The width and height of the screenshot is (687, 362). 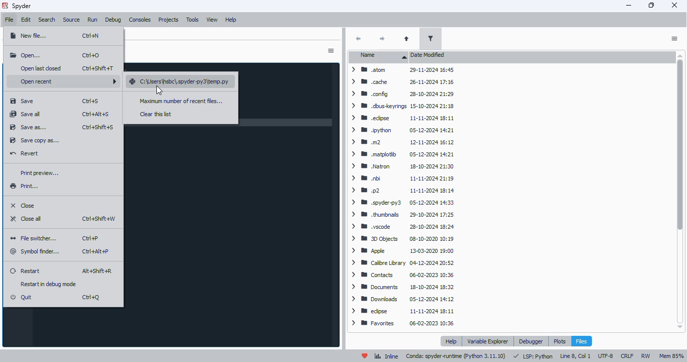 I want to click on shortcut for file switcher, so click(x=91, y=239).